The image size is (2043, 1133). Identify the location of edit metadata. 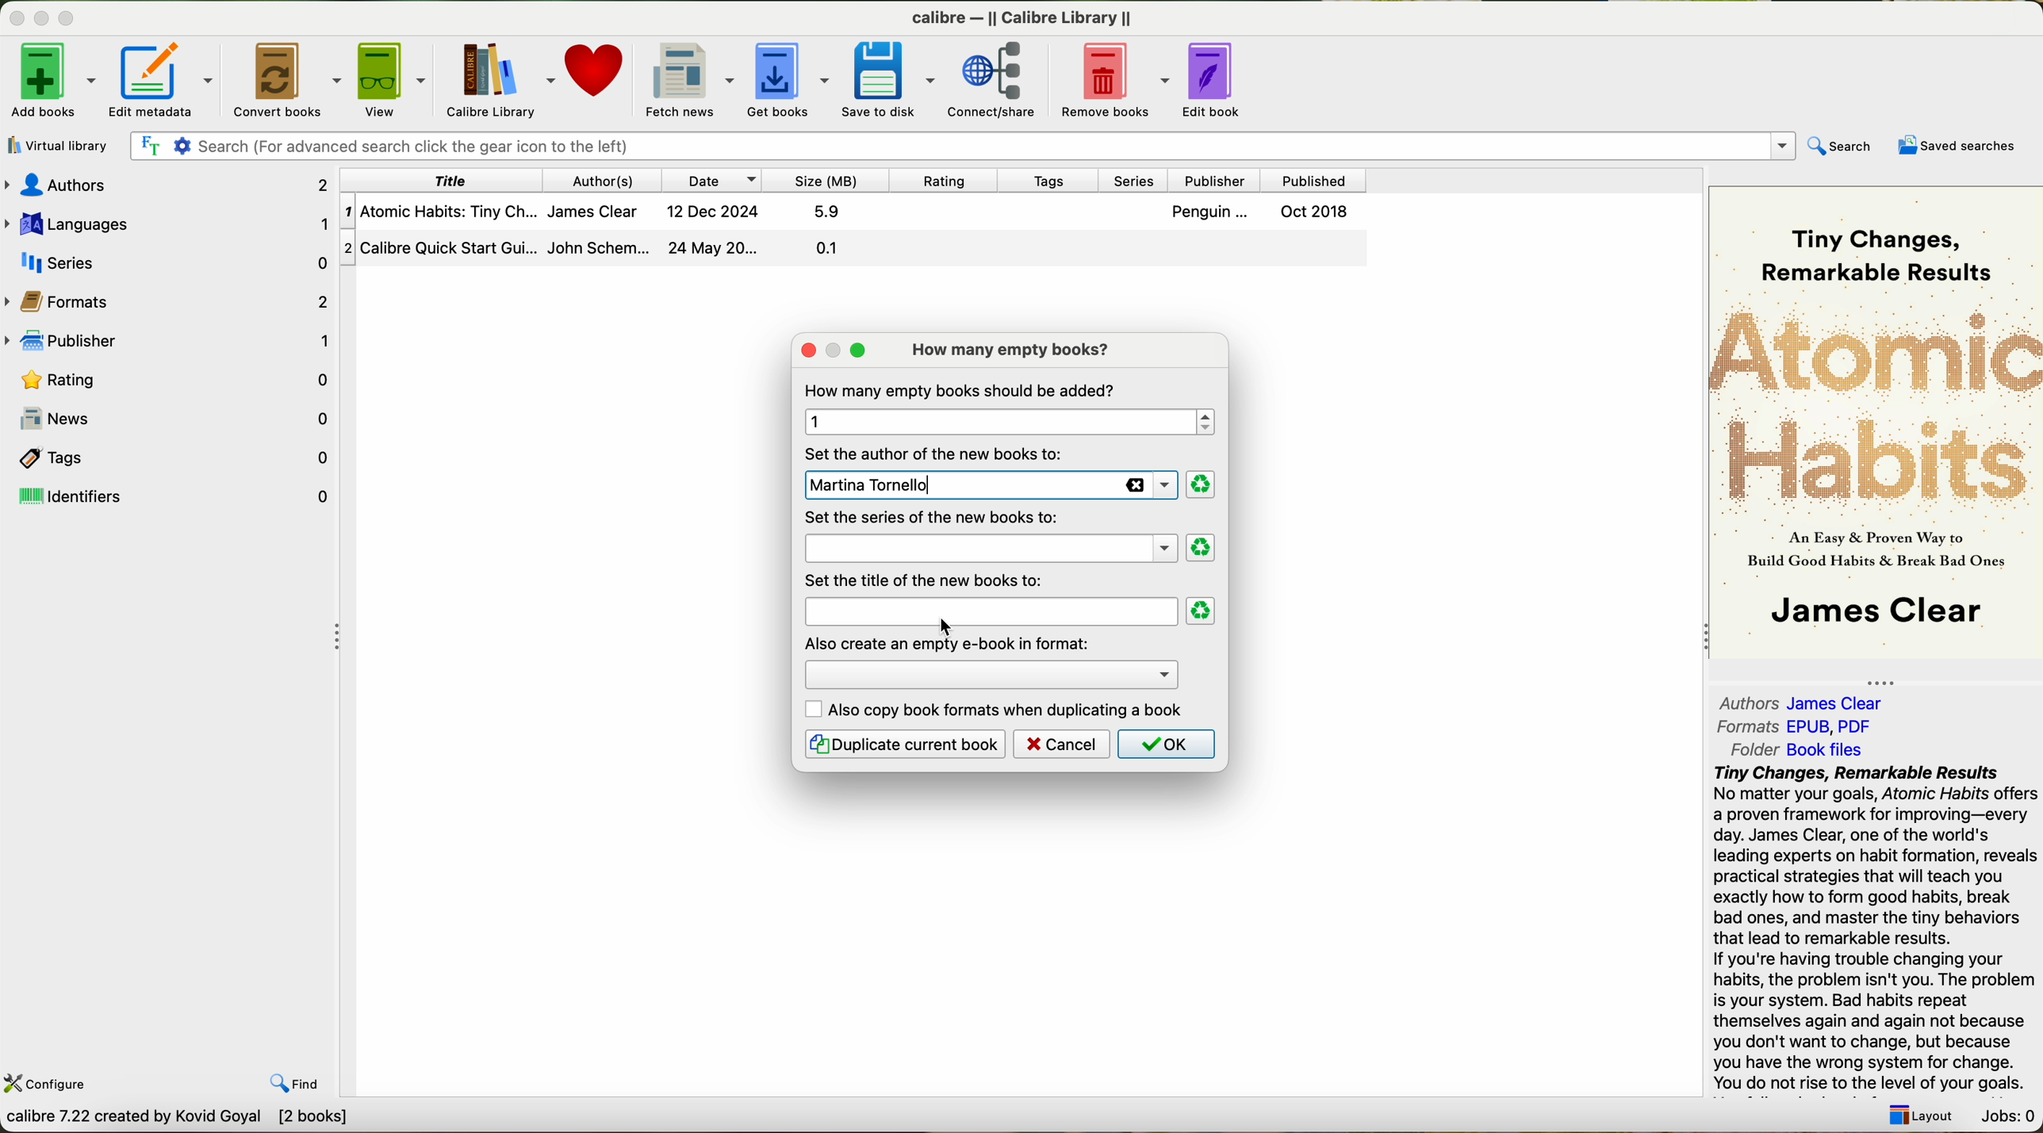
(163, 79).